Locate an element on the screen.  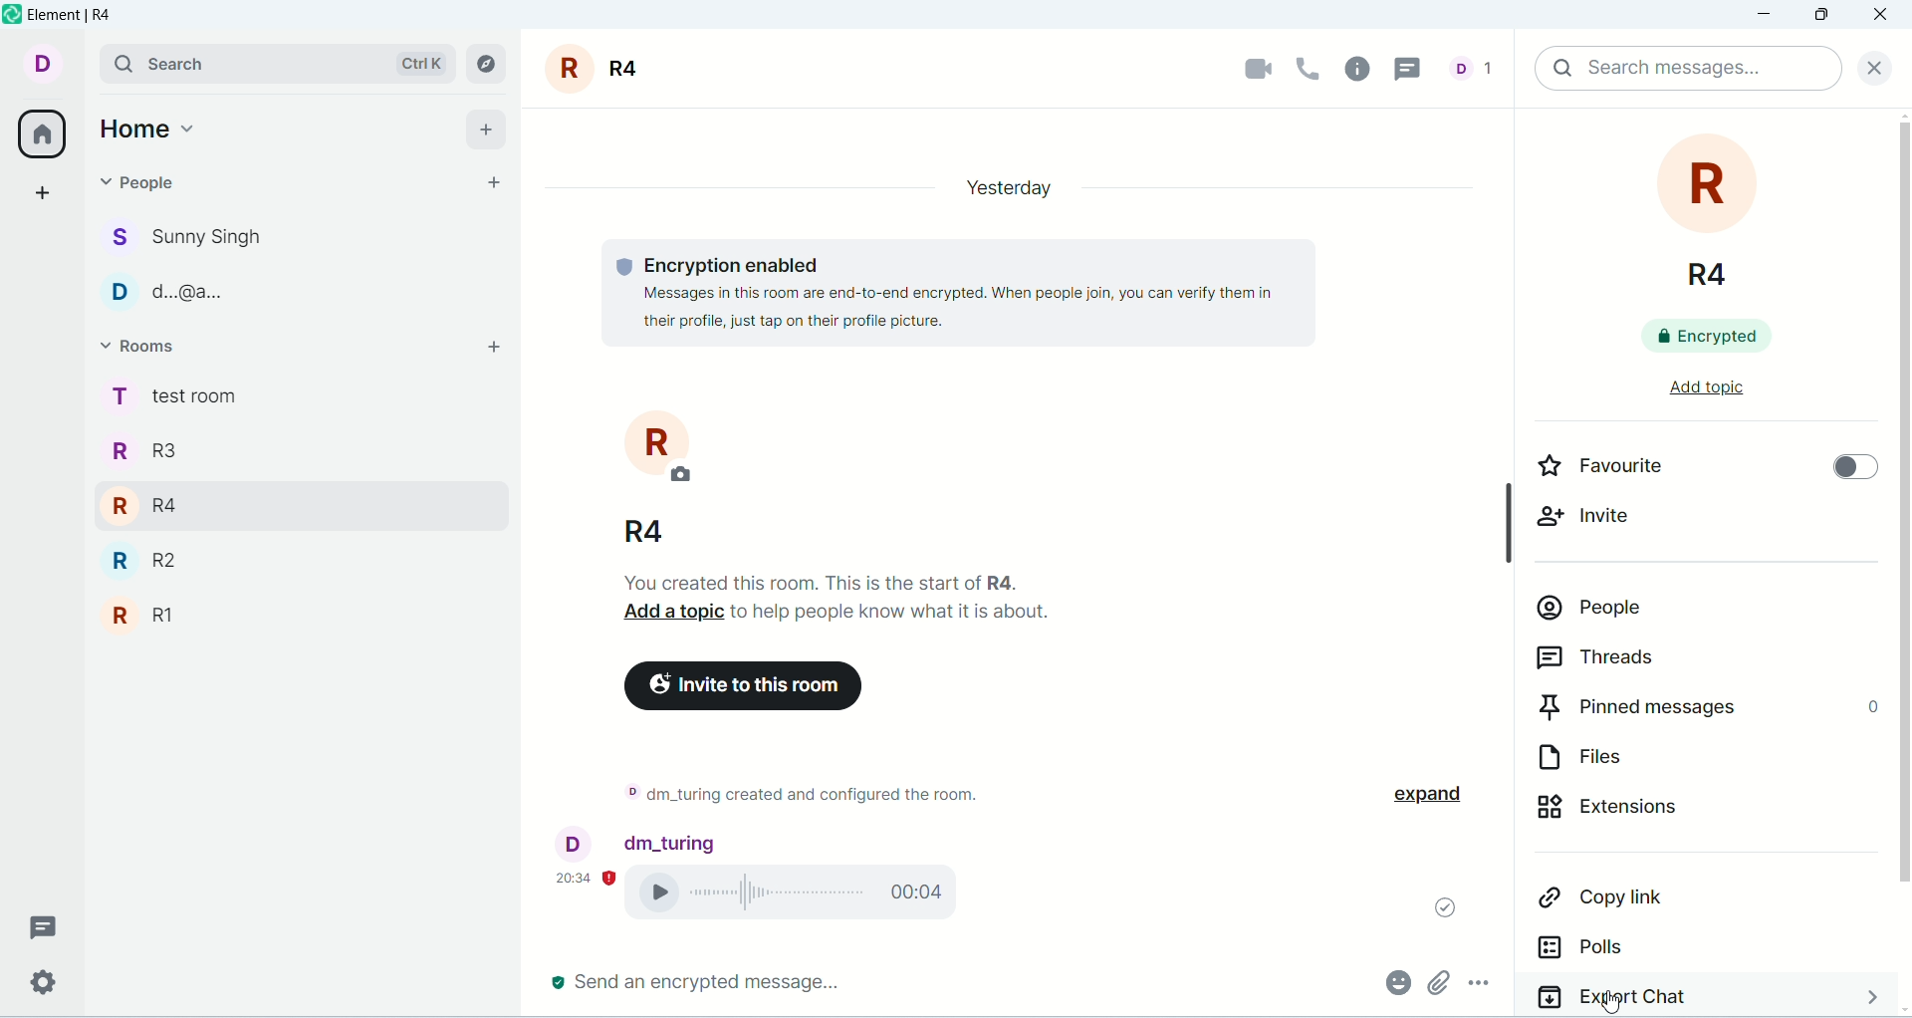
emoji is located at coordinates (1395, 980).